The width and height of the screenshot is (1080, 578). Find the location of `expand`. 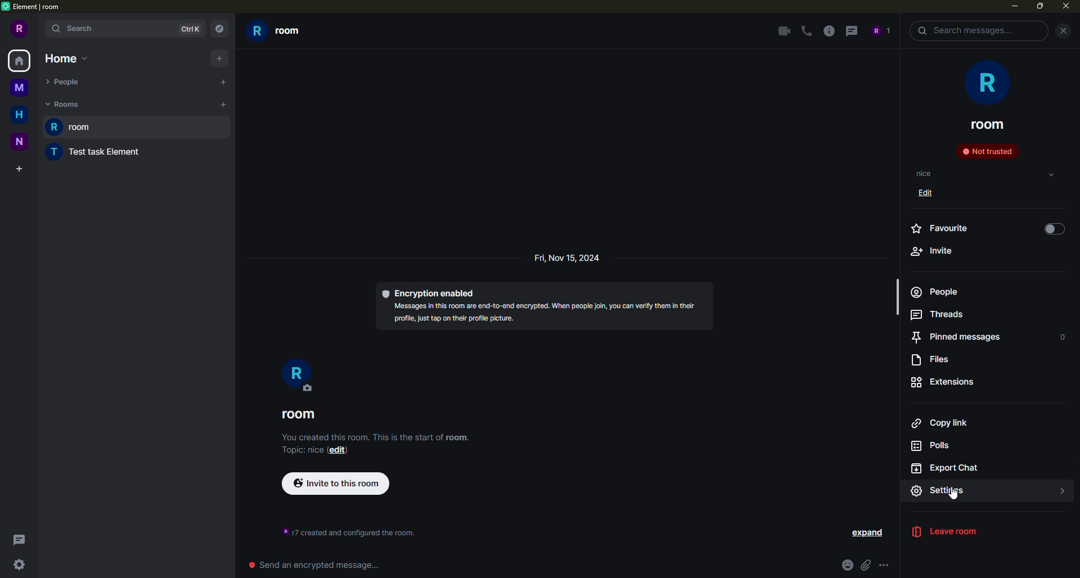

expand is located at coordinates (868, 534).